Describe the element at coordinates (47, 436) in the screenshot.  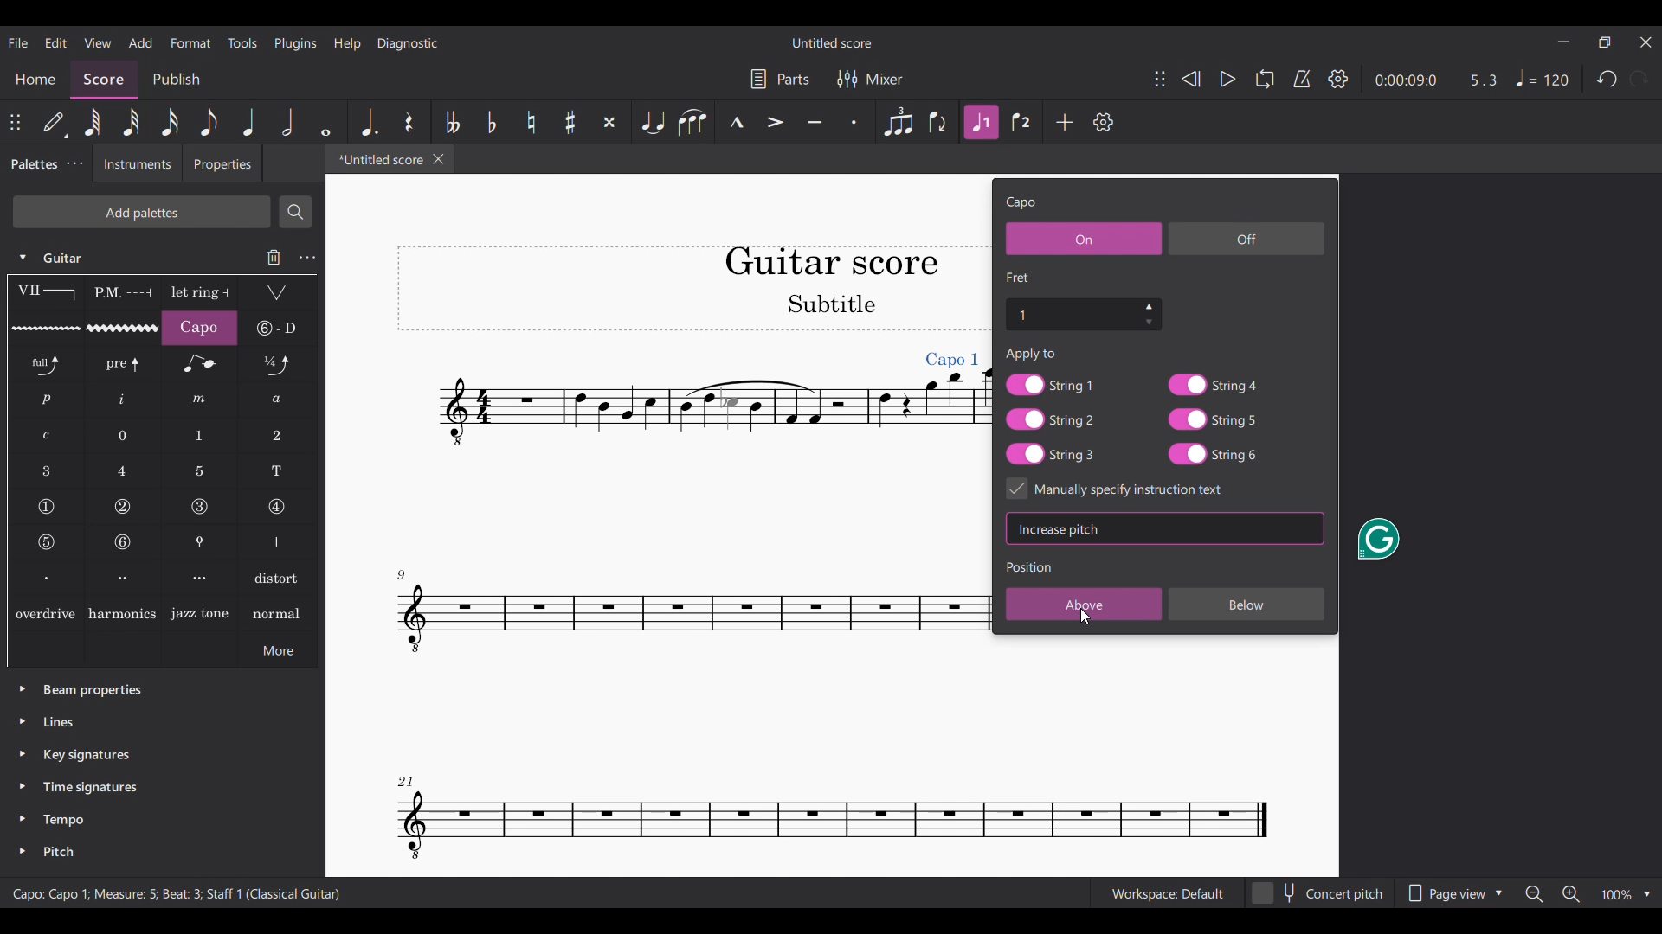
I see `RH guitar fingering c` at that location.